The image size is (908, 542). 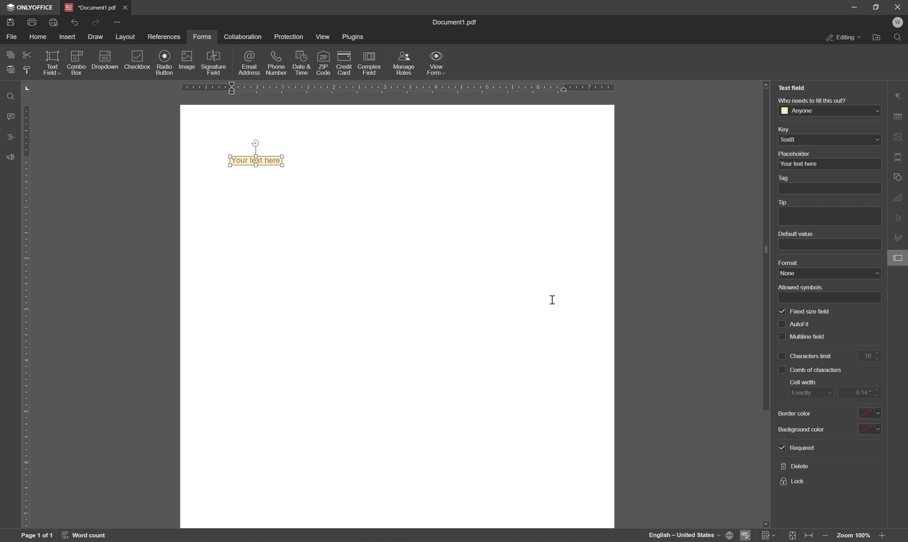 I want to click on find, so click(x=897, y=38).